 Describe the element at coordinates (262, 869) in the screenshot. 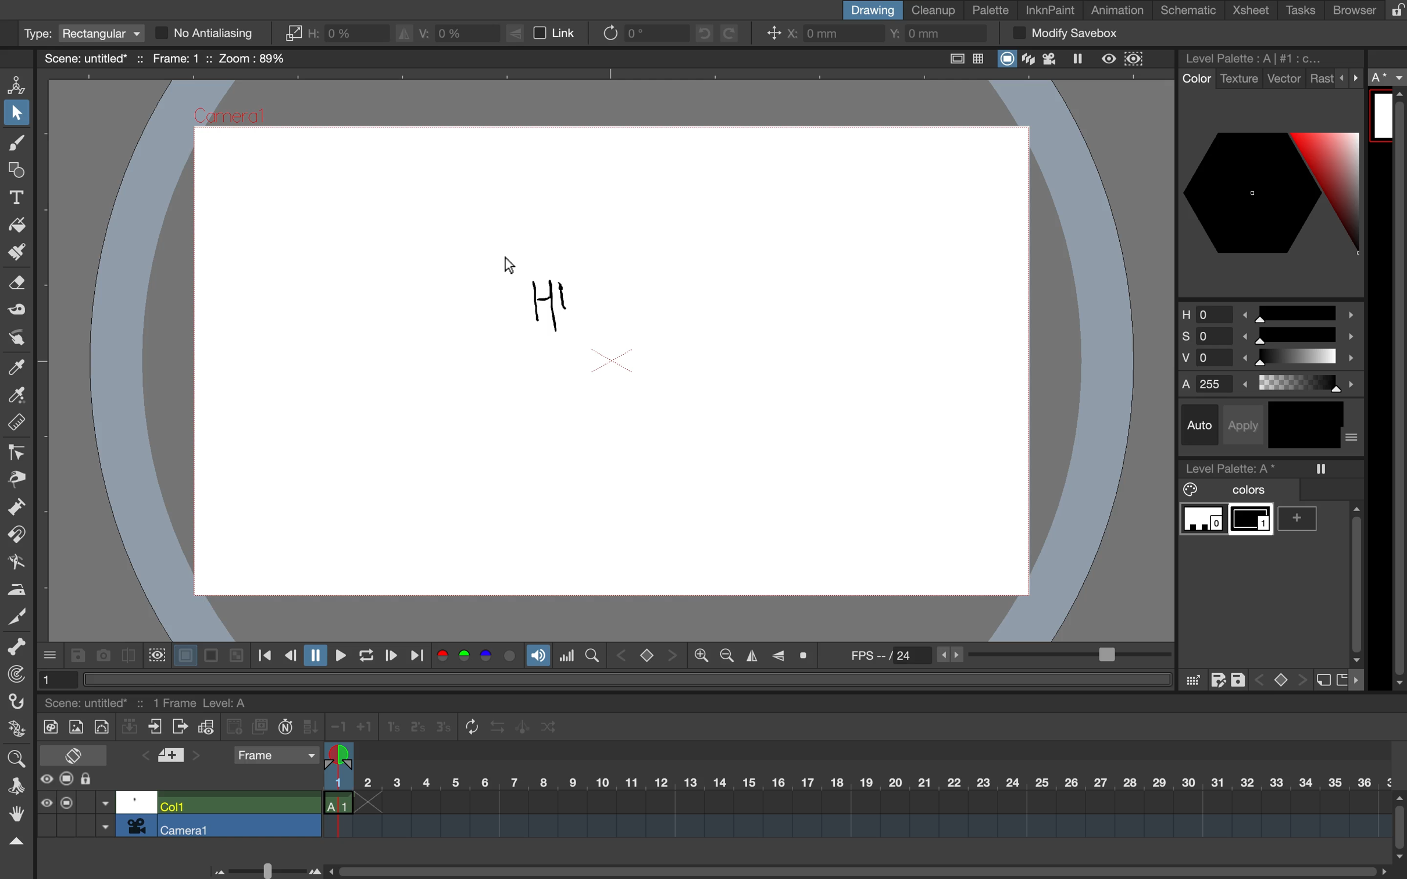

I see `time line bar scale` at that location.